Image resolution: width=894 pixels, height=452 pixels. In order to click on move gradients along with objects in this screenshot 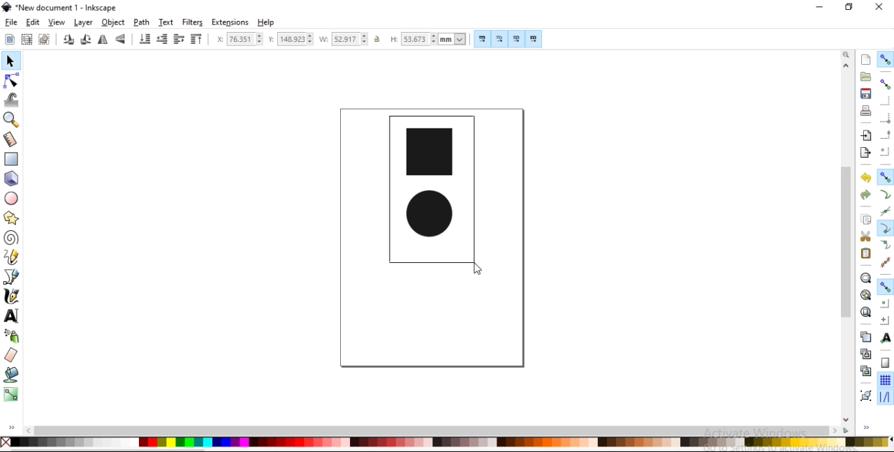, I will do `click(515, 39)`.